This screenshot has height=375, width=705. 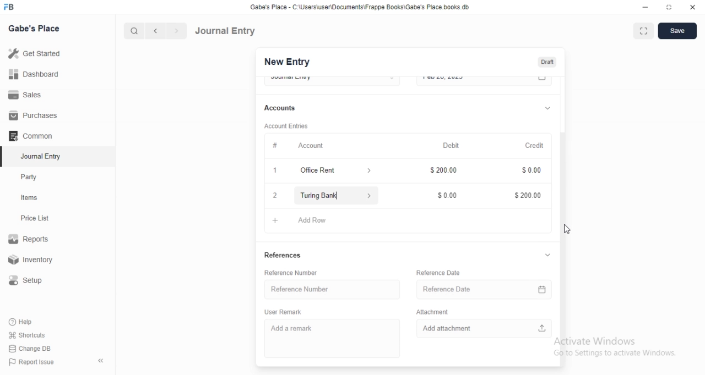 I want to click on fullscreen, so click(x=642, y=31).